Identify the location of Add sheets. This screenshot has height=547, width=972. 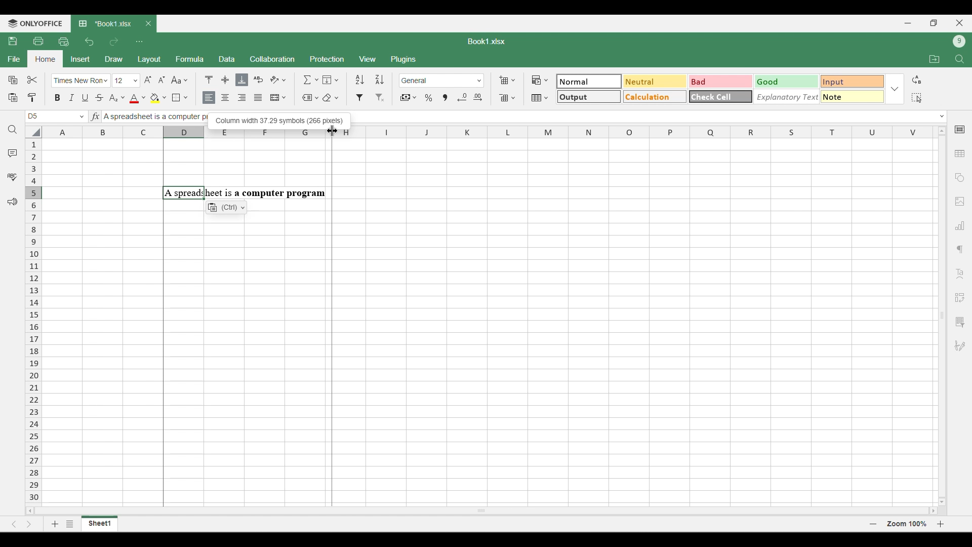
(55, 524).